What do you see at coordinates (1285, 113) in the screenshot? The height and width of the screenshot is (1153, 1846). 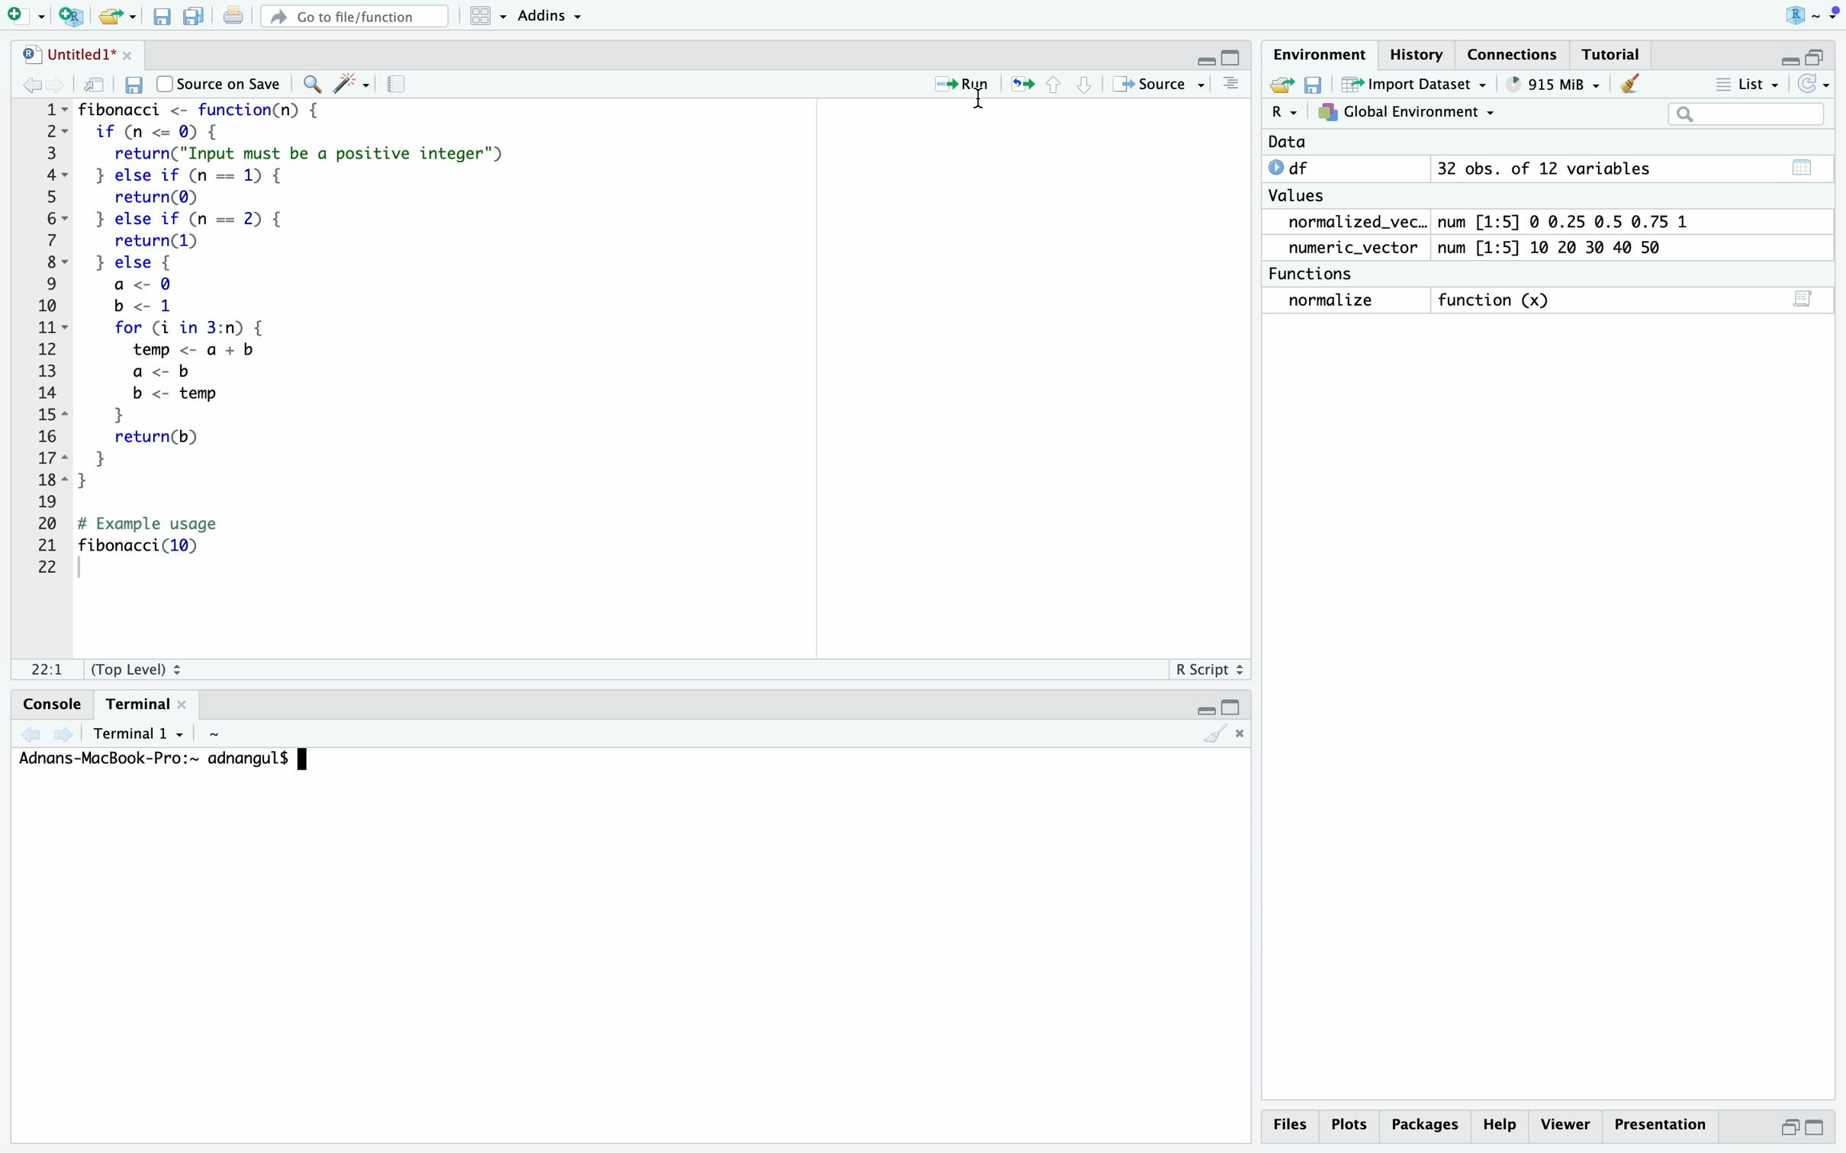 I see `select language` at bounding box center [1285, 113].